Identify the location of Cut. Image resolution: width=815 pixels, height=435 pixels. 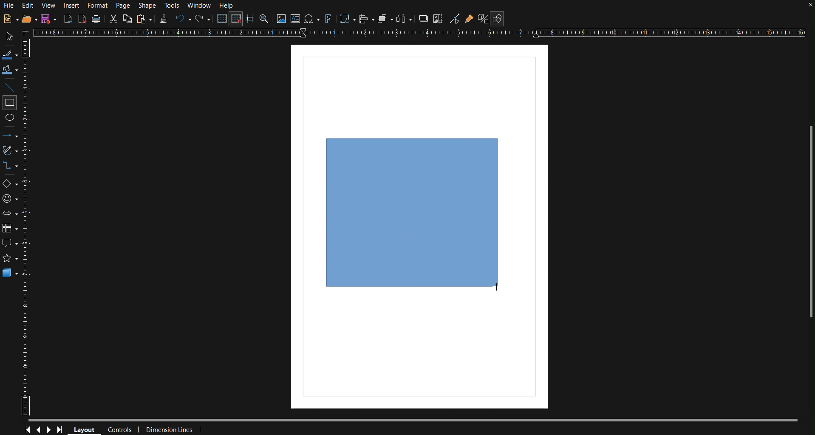
(112, 19).